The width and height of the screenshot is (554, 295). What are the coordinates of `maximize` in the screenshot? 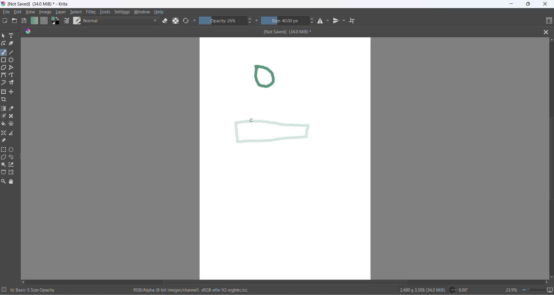 It's located at (527, 4).